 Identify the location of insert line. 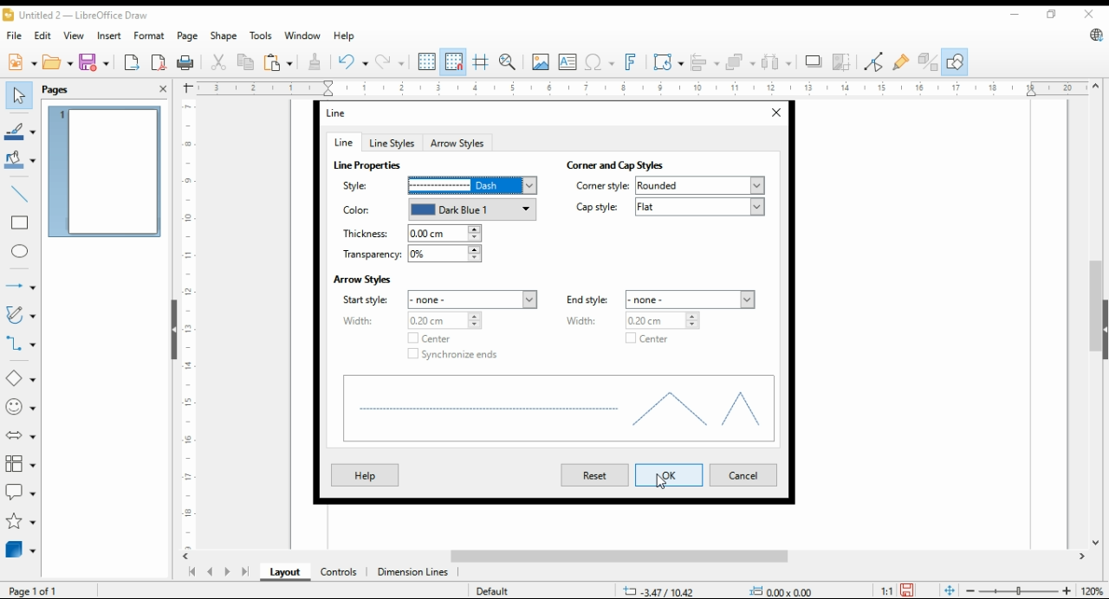
(21, 194).